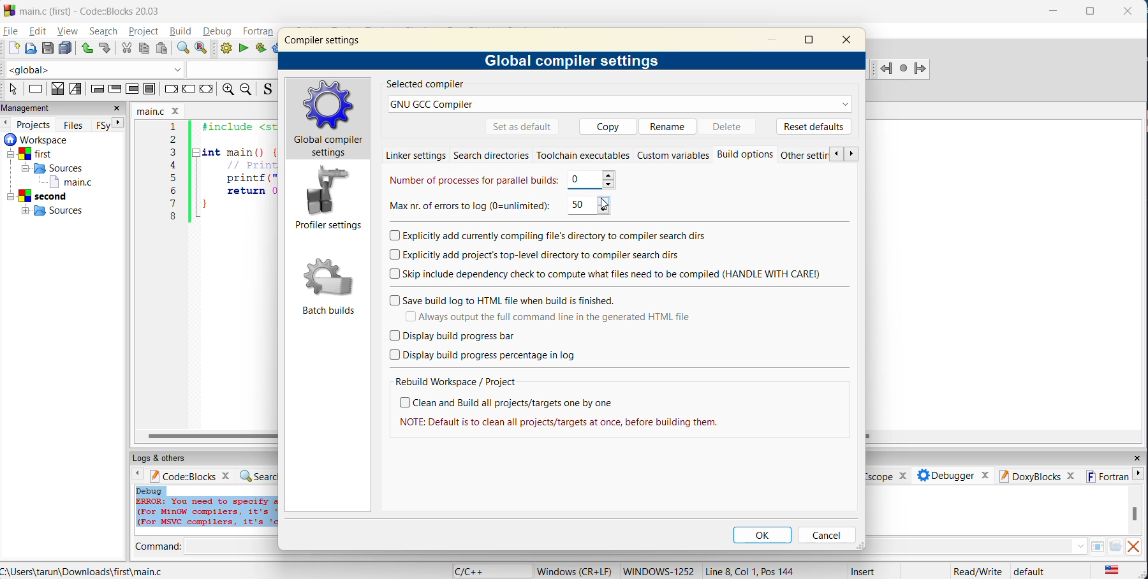 The width and height of the screenshot is (1148, 579). I want to click on Windows (CR+LF), so click(573, 571).